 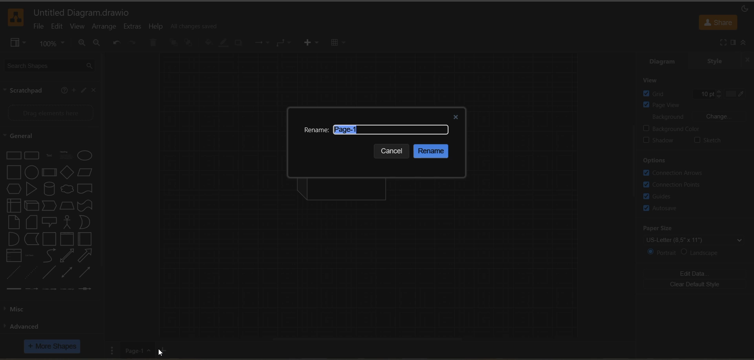 What do you see at coordinates (699, 118) in the screenshot?
I see `background` at bounding box center [699, 118].